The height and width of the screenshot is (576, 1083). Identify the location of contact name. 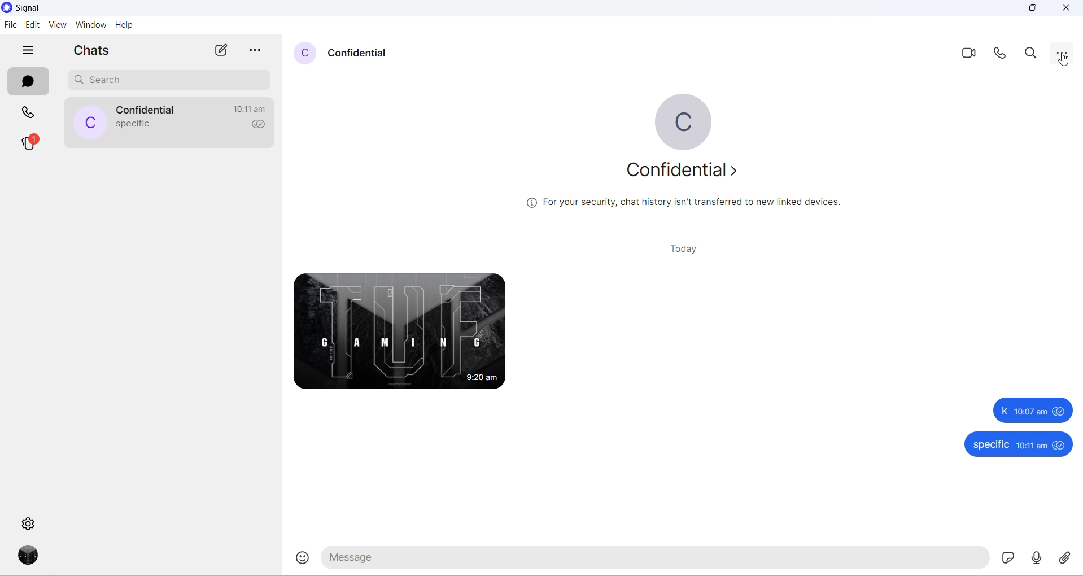
(150, 110).